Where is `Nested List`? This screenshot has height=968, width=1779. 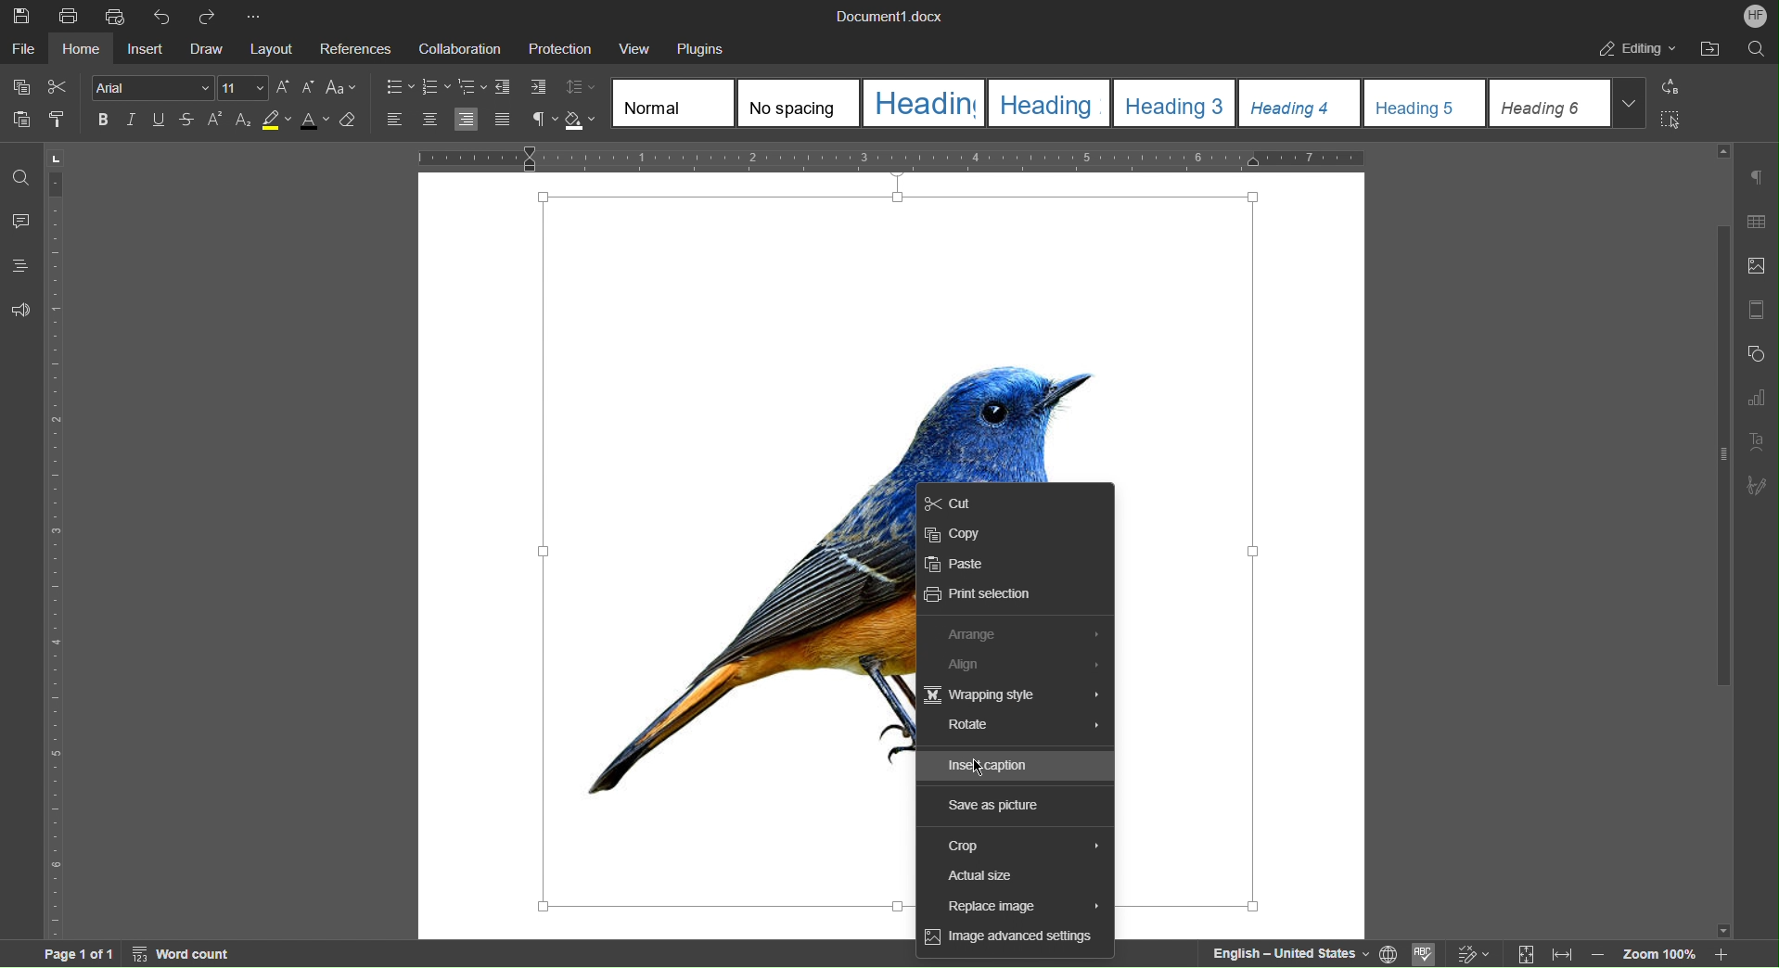 Nested List is located at coordinates (474, 87).